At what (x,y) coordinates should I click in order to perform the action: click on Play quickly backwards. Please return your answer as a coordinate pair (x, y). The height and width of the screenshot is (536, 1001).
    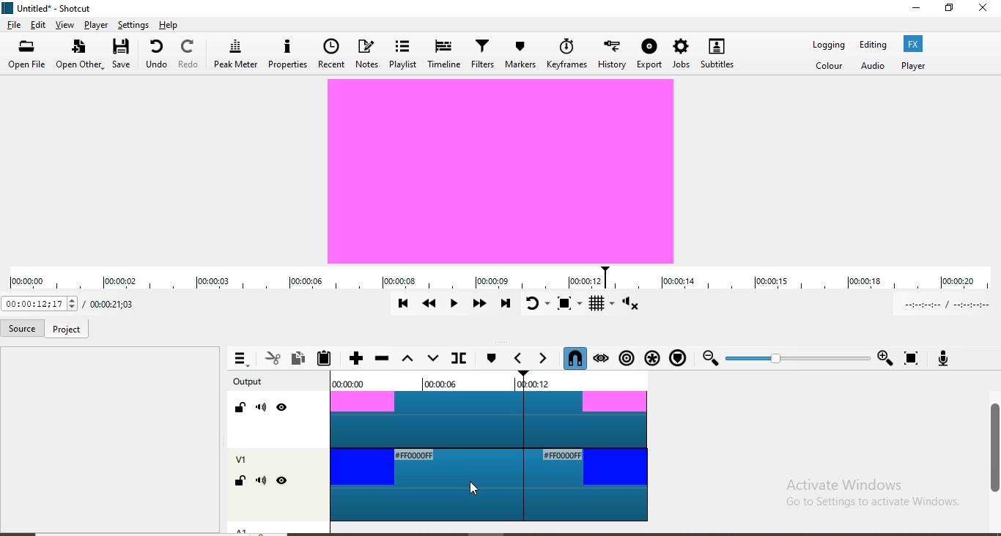
    Looking at the image, I should click on (426, 303).